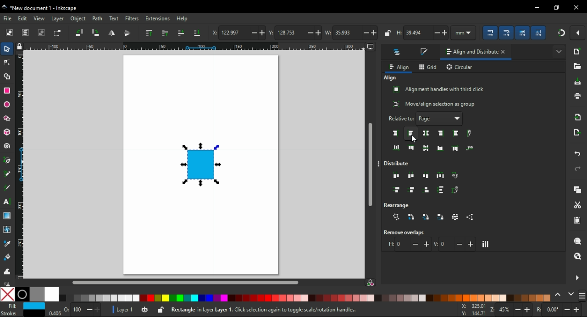 This screenshot has width=587, height=317. What do you see at coordinates (132, 19) in the screenshot?
I see `filters` at bounding box center [132, 19].